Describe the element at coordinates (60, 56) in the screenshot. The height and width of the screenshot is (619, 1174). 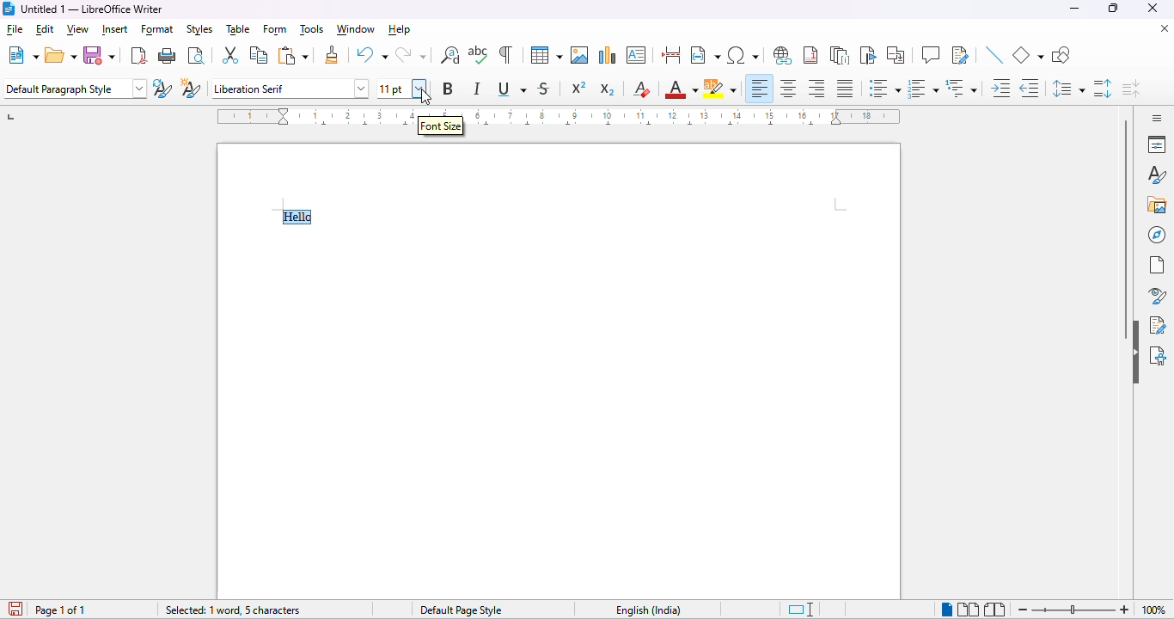
I see `open` at that location.